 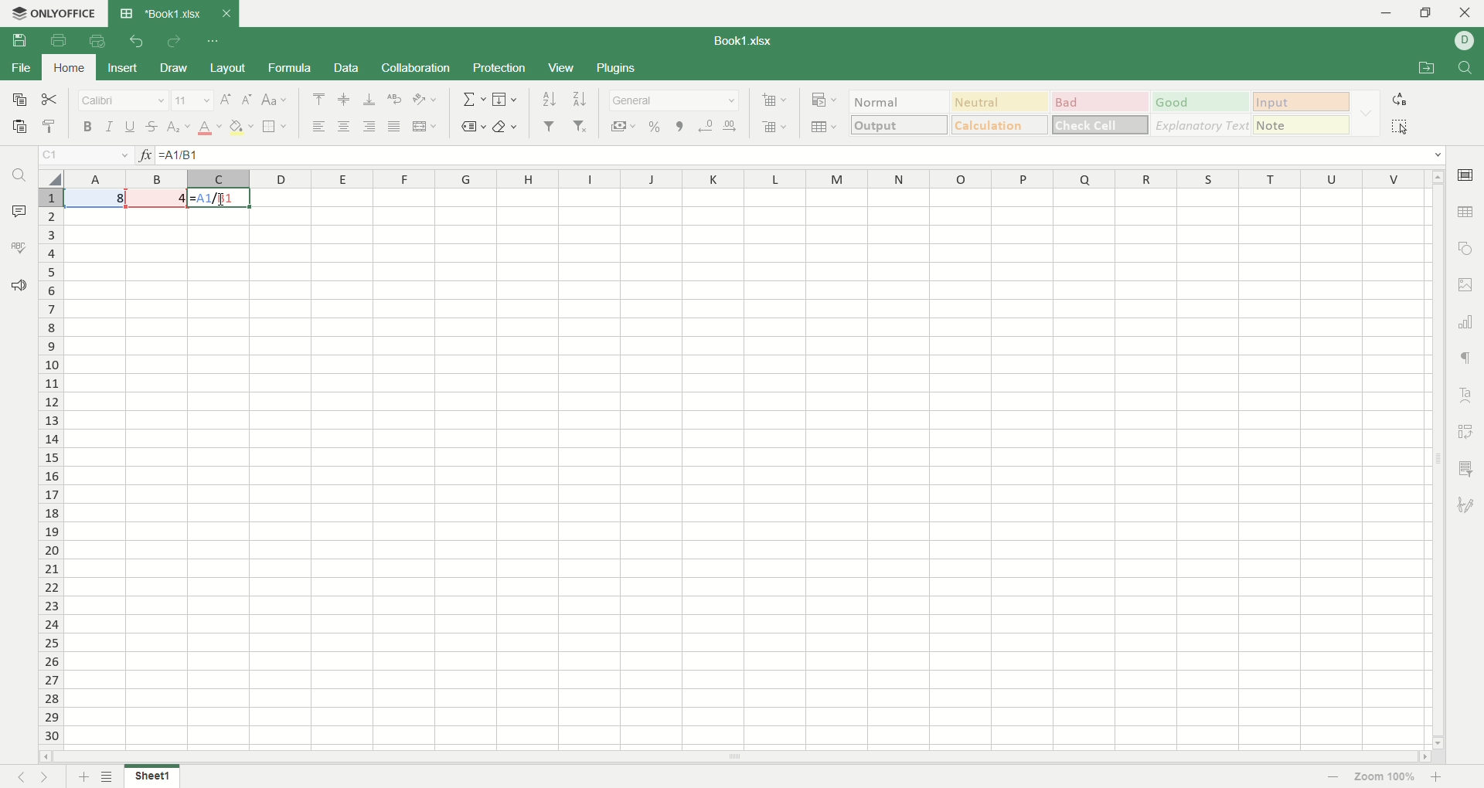 I want to click on zoom in, so click(x=1439, y=777).